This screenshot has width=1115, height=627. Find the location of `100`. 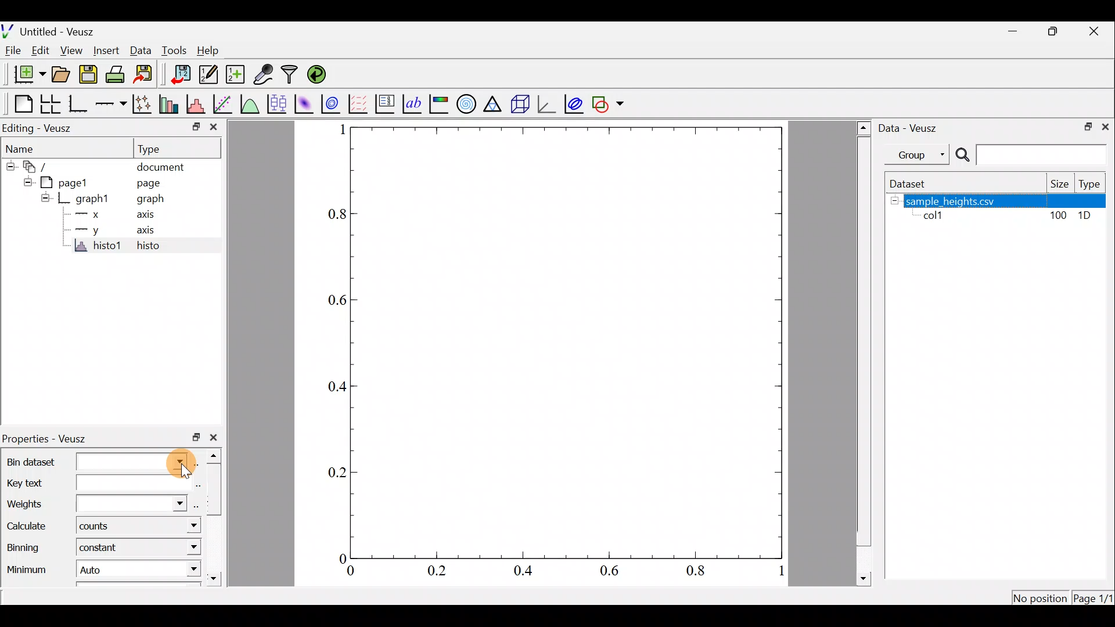

100 is located at coordinates (1060, 216).